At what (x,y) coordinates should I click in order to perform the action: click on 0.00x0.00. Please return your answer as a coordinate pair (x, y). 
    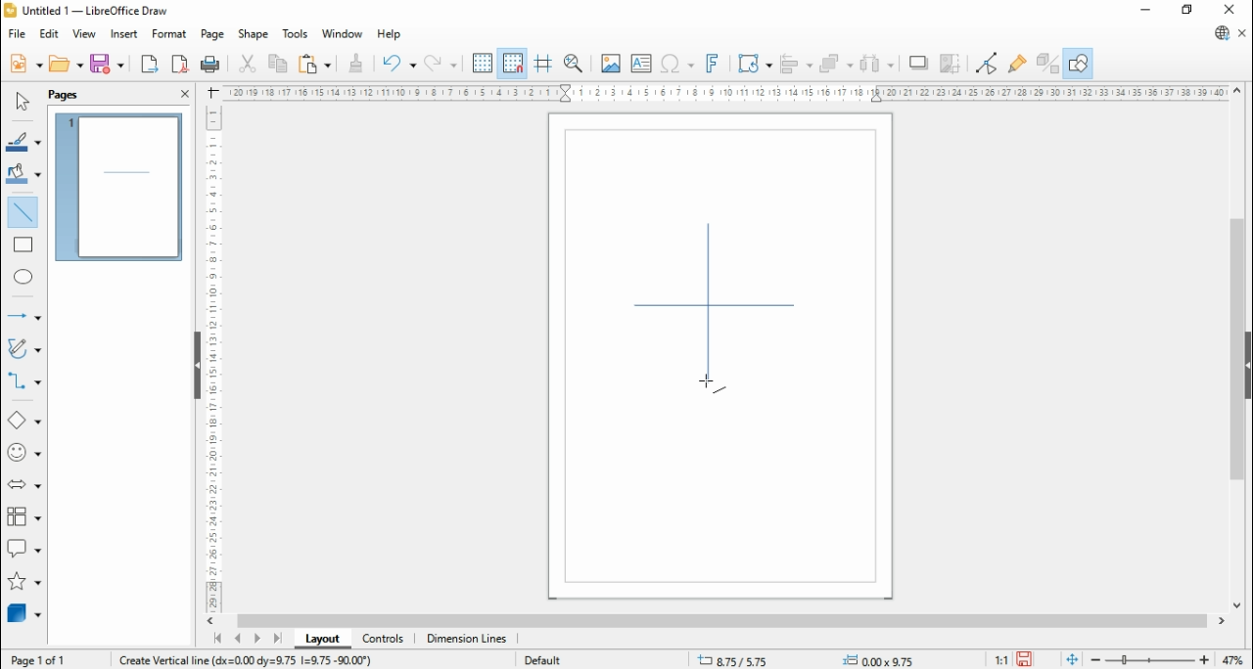
    Looking at the image, I should click on (881, 660).